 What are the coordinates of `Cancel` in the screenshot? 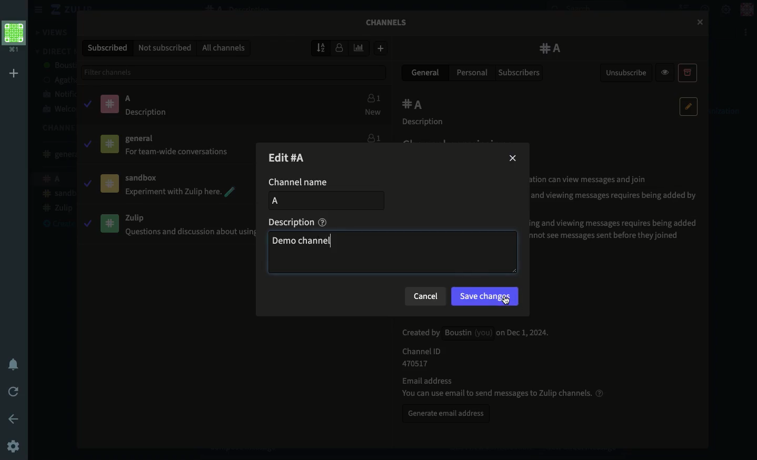 It's located at (425, 297).